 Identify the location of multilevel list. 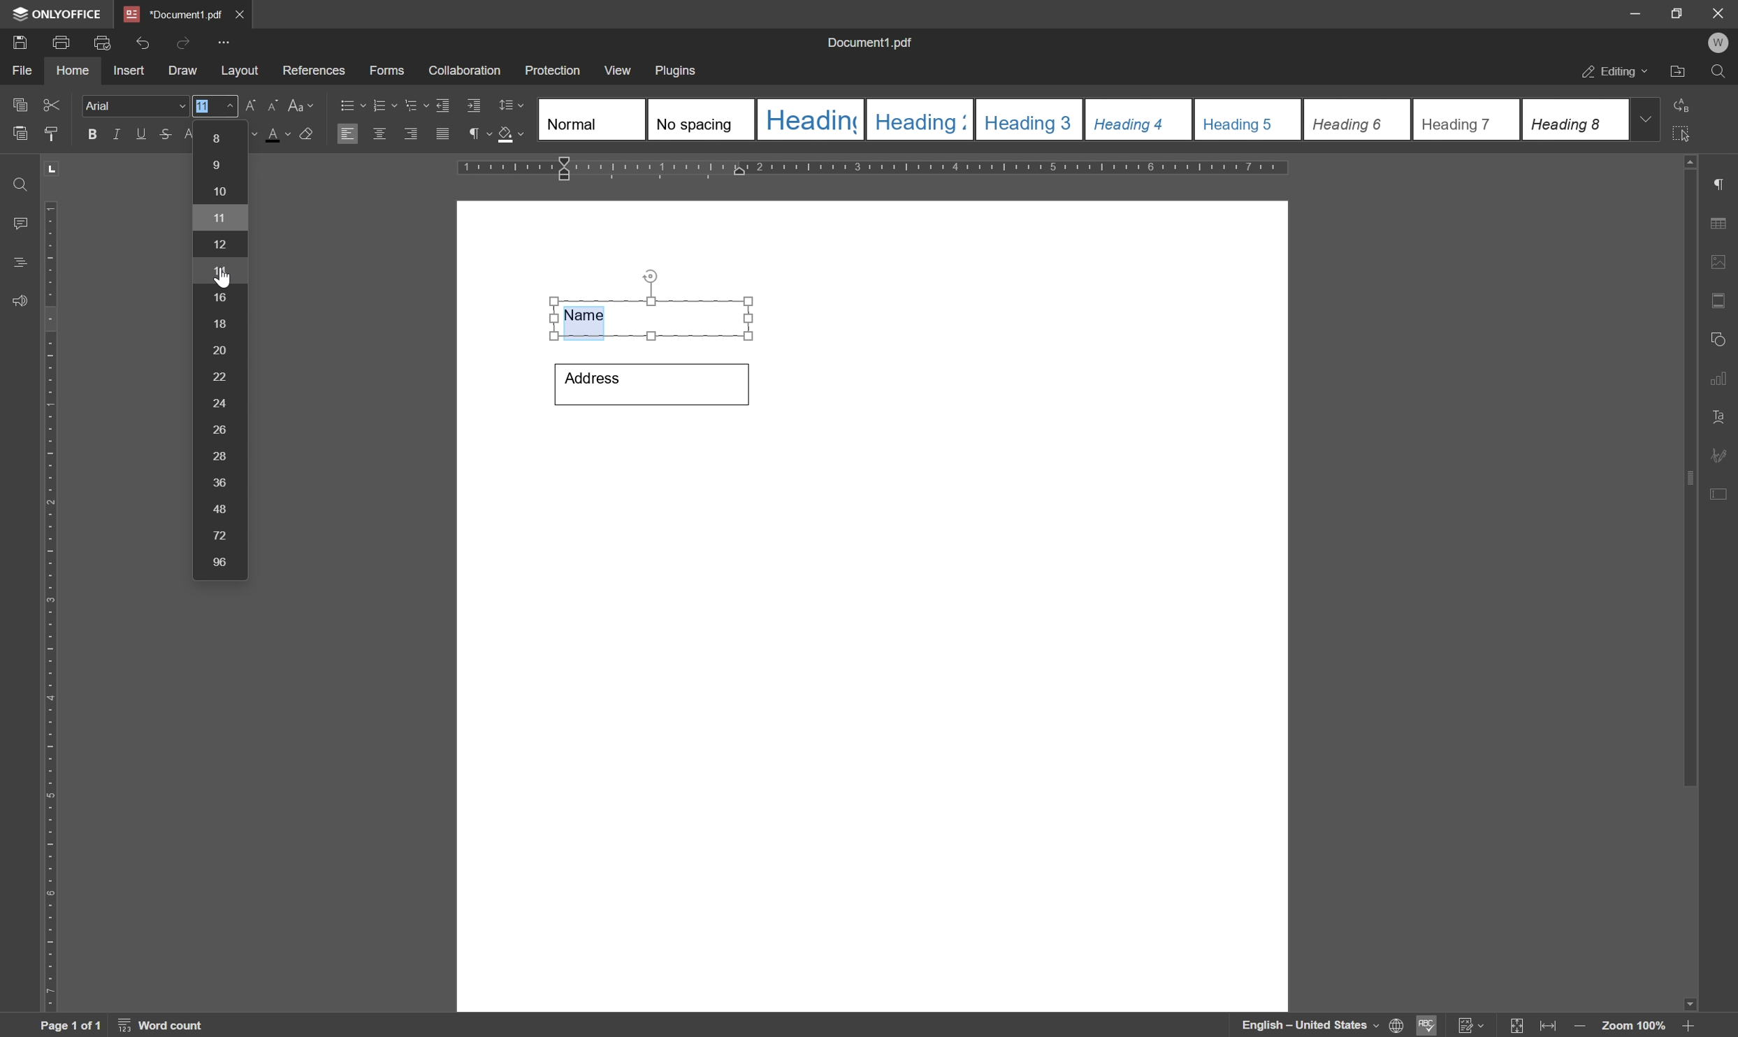
(415, 106).